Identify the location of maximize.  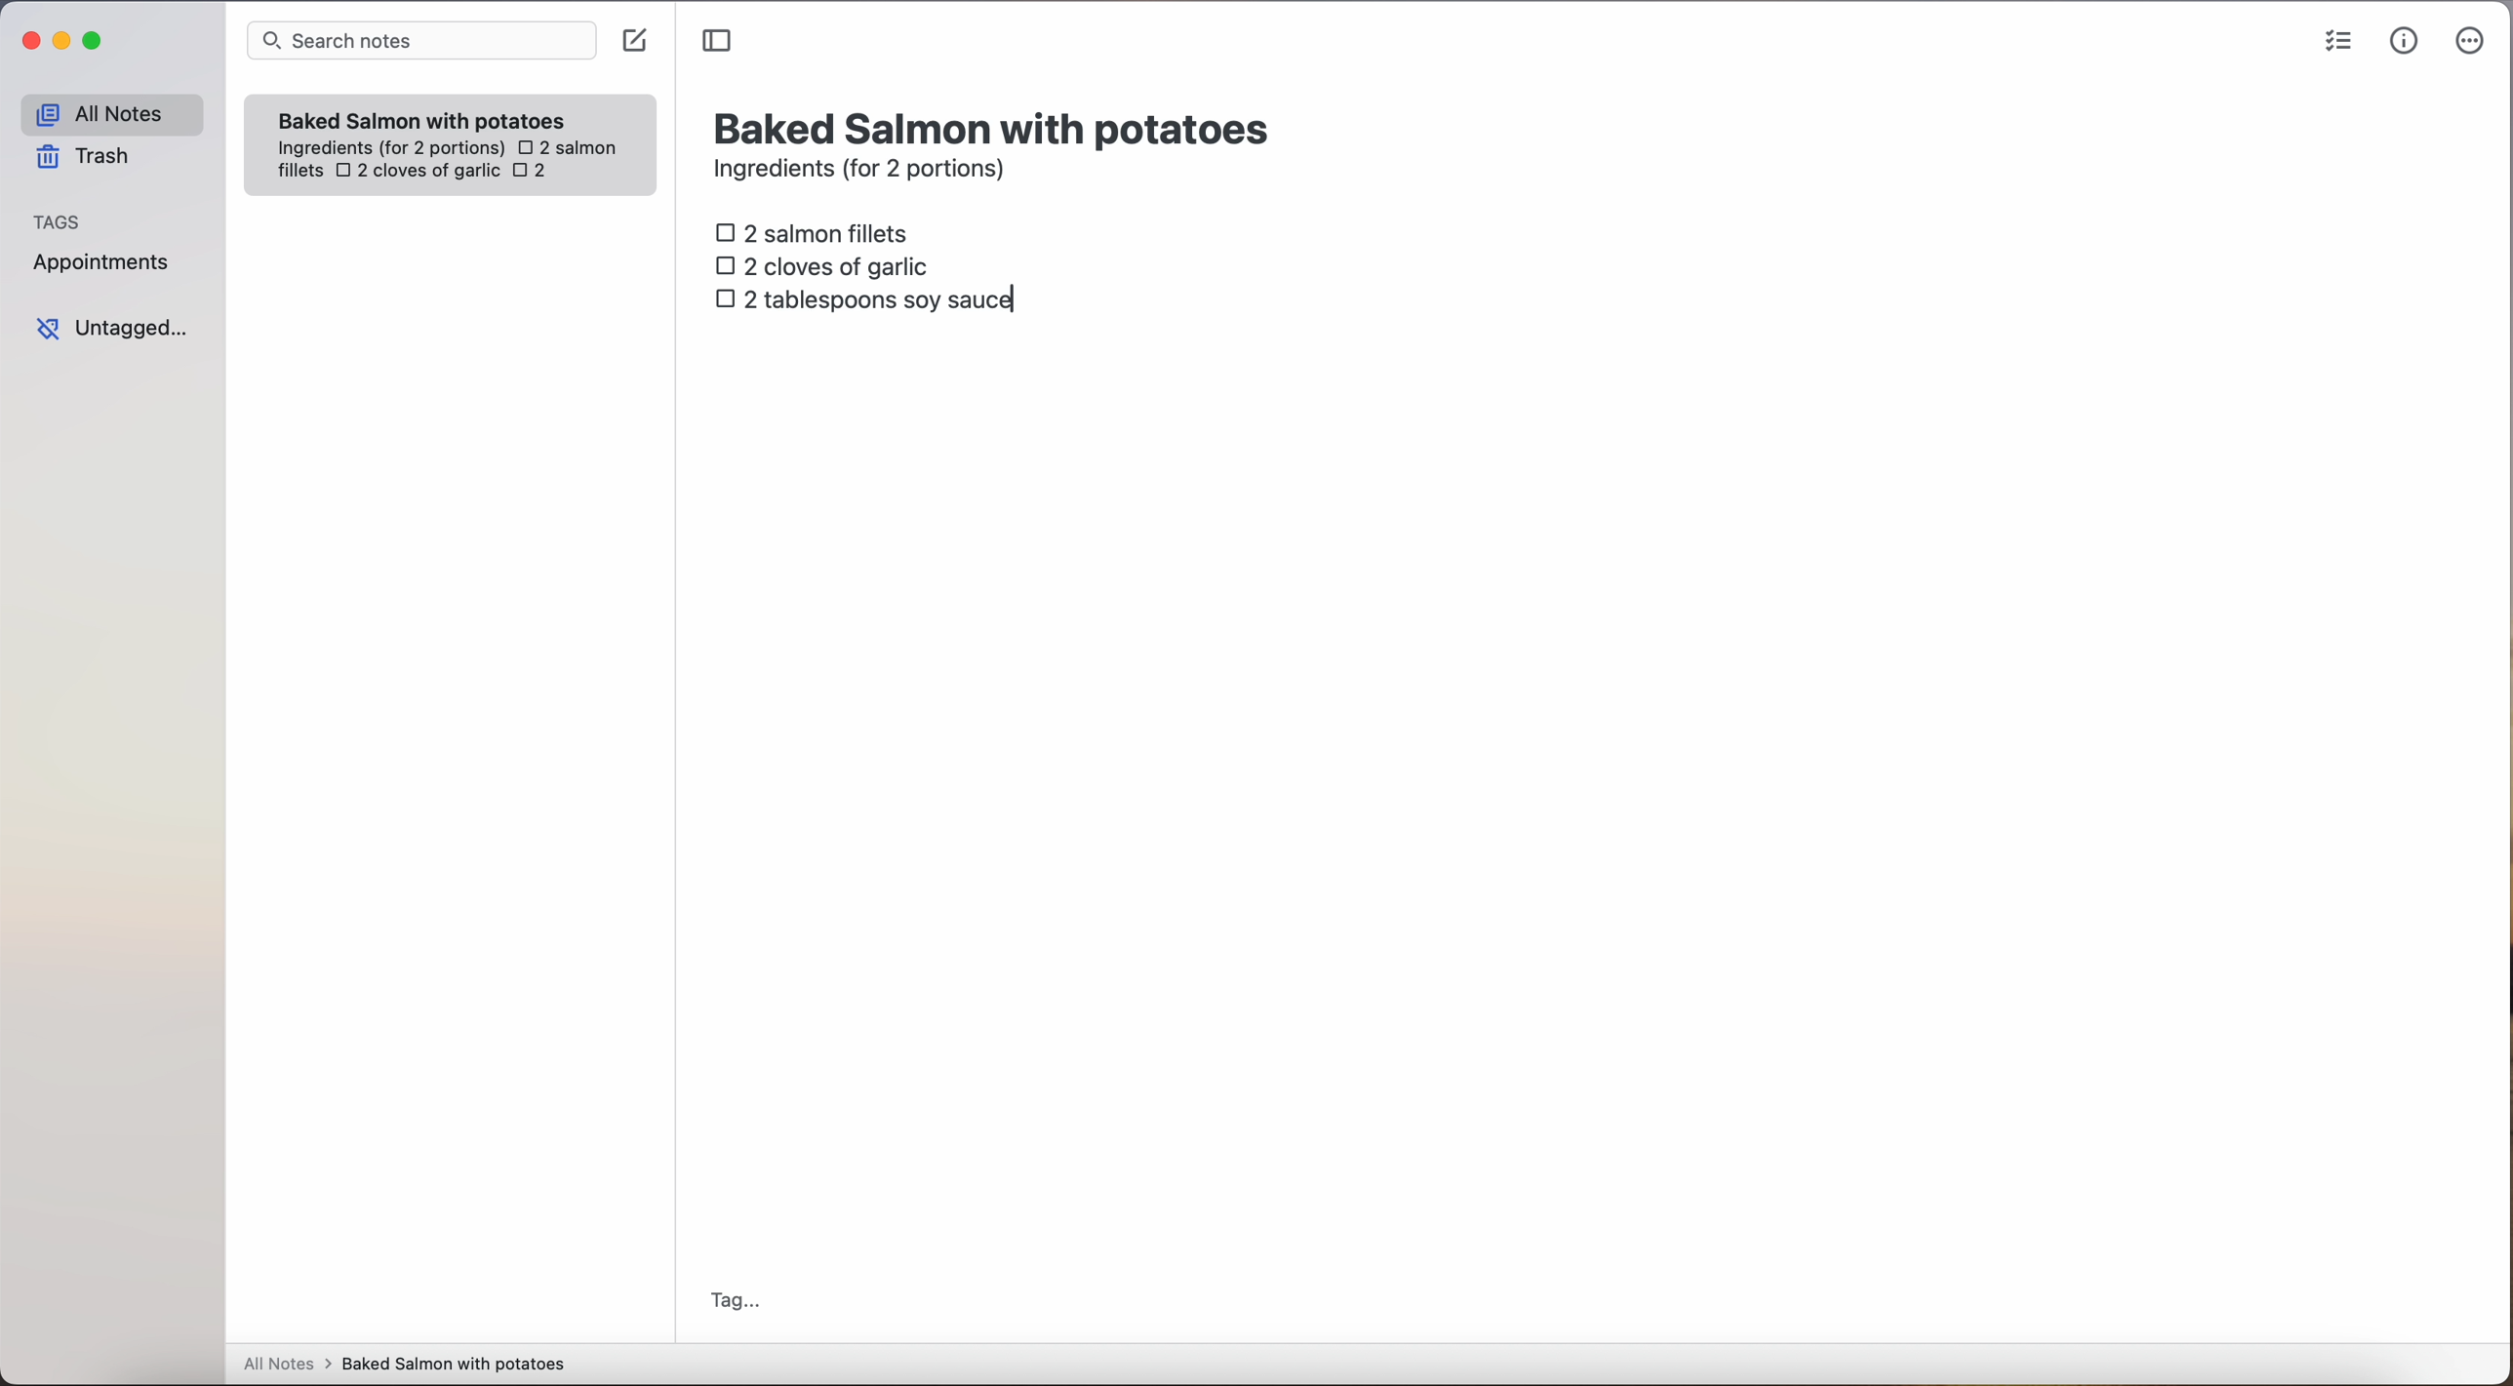
(96, 40).